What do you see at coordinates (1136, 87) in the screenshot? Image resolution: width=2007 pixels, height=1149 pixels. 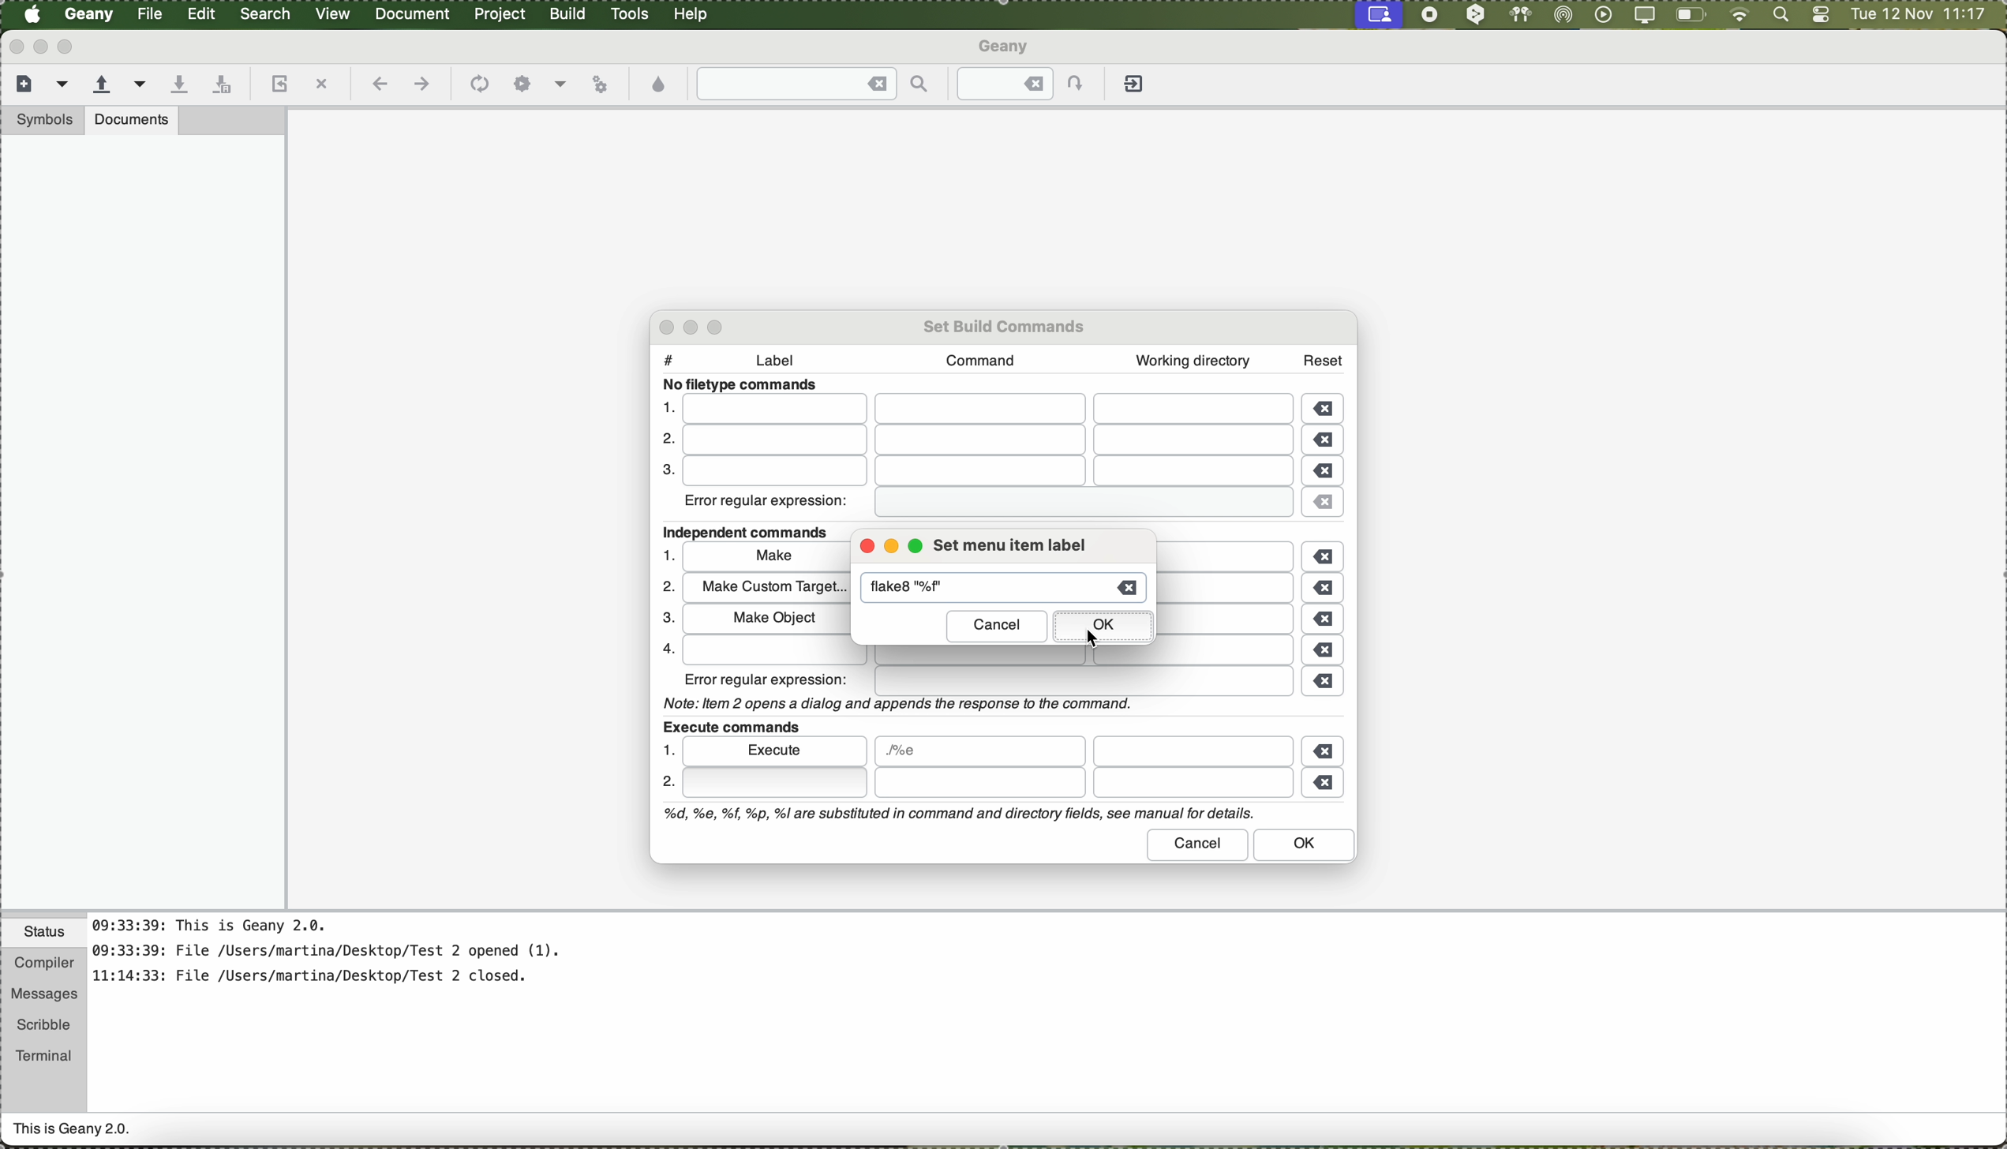 I see `quit Geany` at bounding box center [1136, 87].